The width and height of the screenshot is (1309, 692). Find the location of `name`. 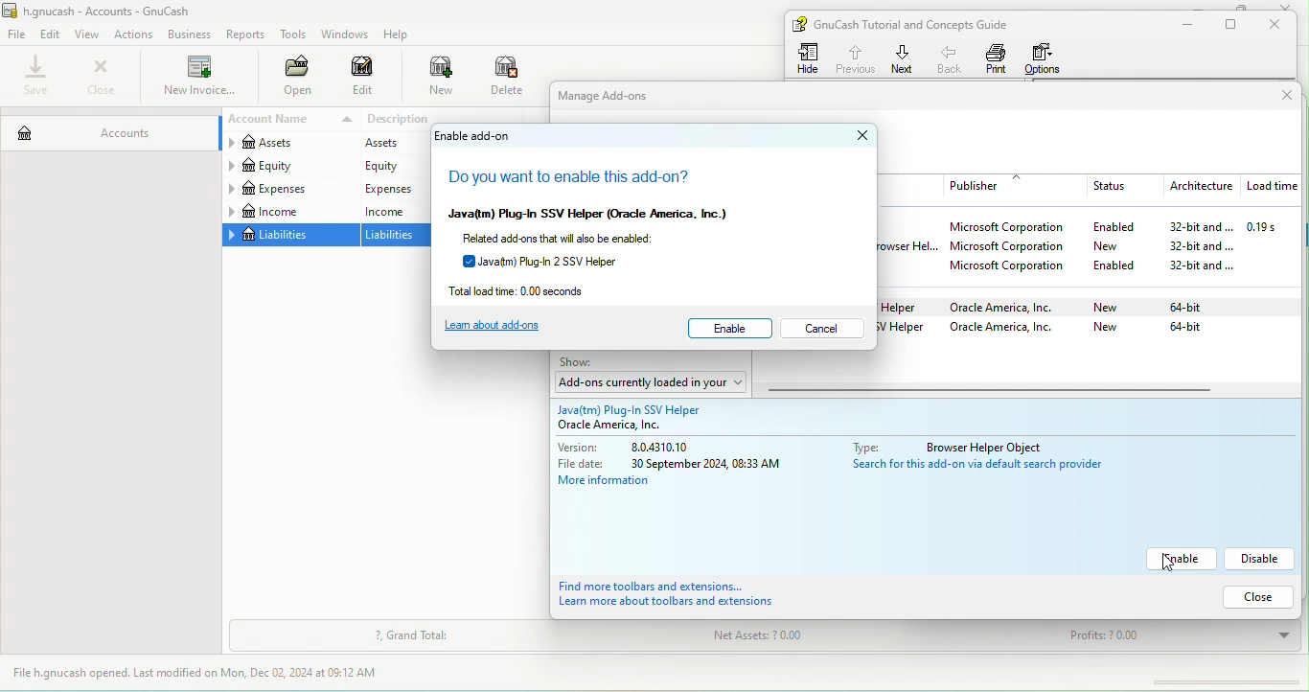

name is located at coordinates (912, 185).